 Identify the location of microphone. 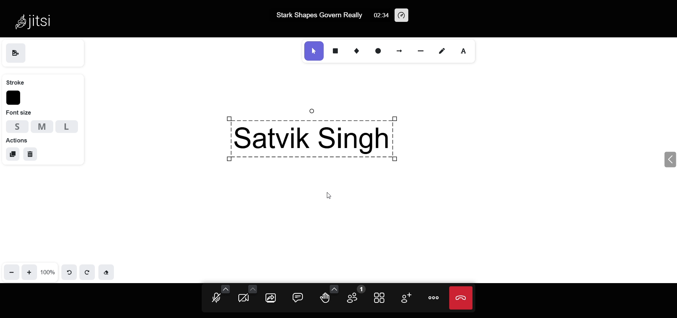
(216, 299).